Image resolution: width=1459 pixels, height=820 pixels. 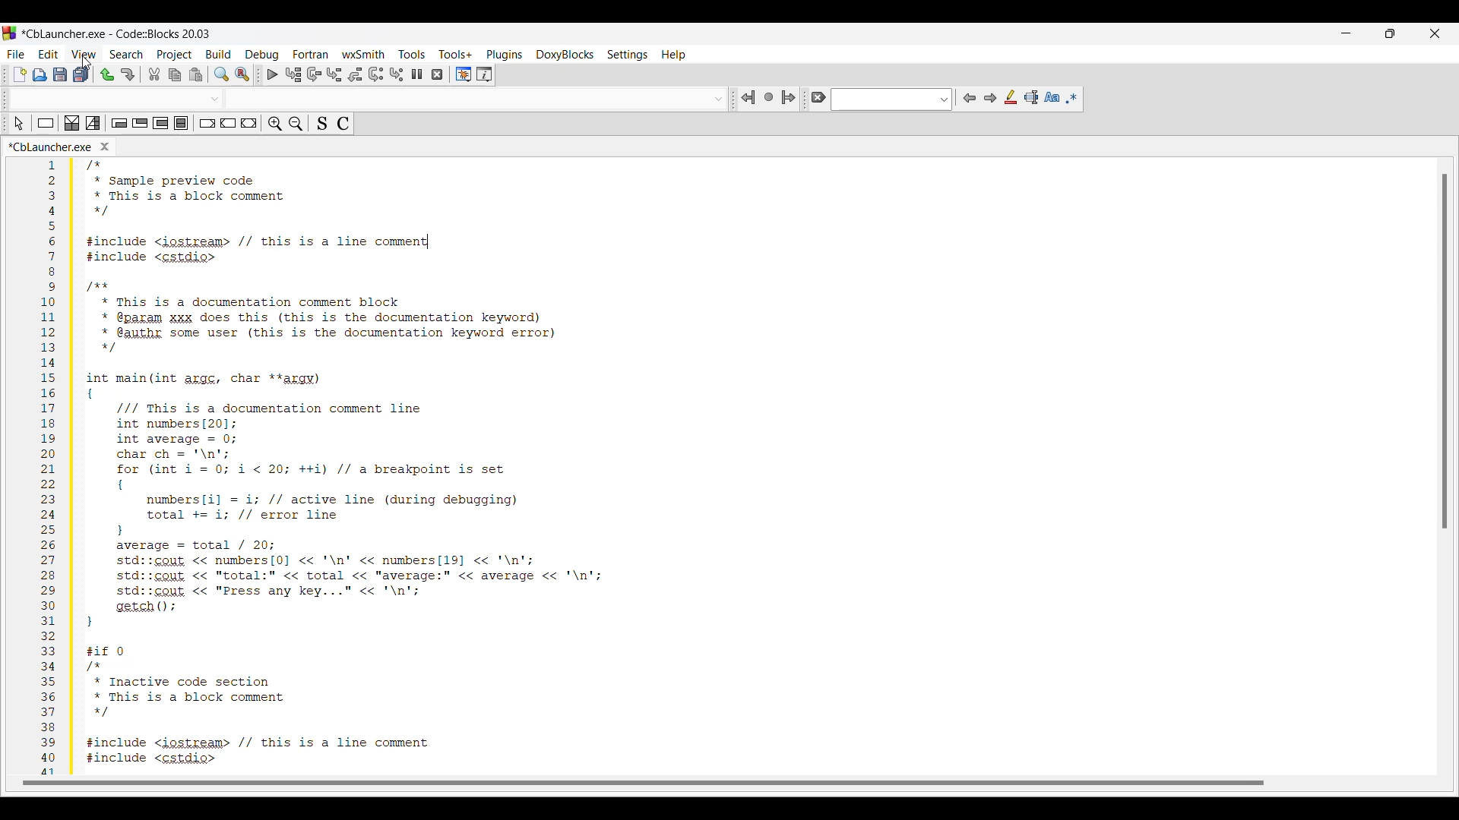 I want to click on View menu, so click(x=84, y=54).